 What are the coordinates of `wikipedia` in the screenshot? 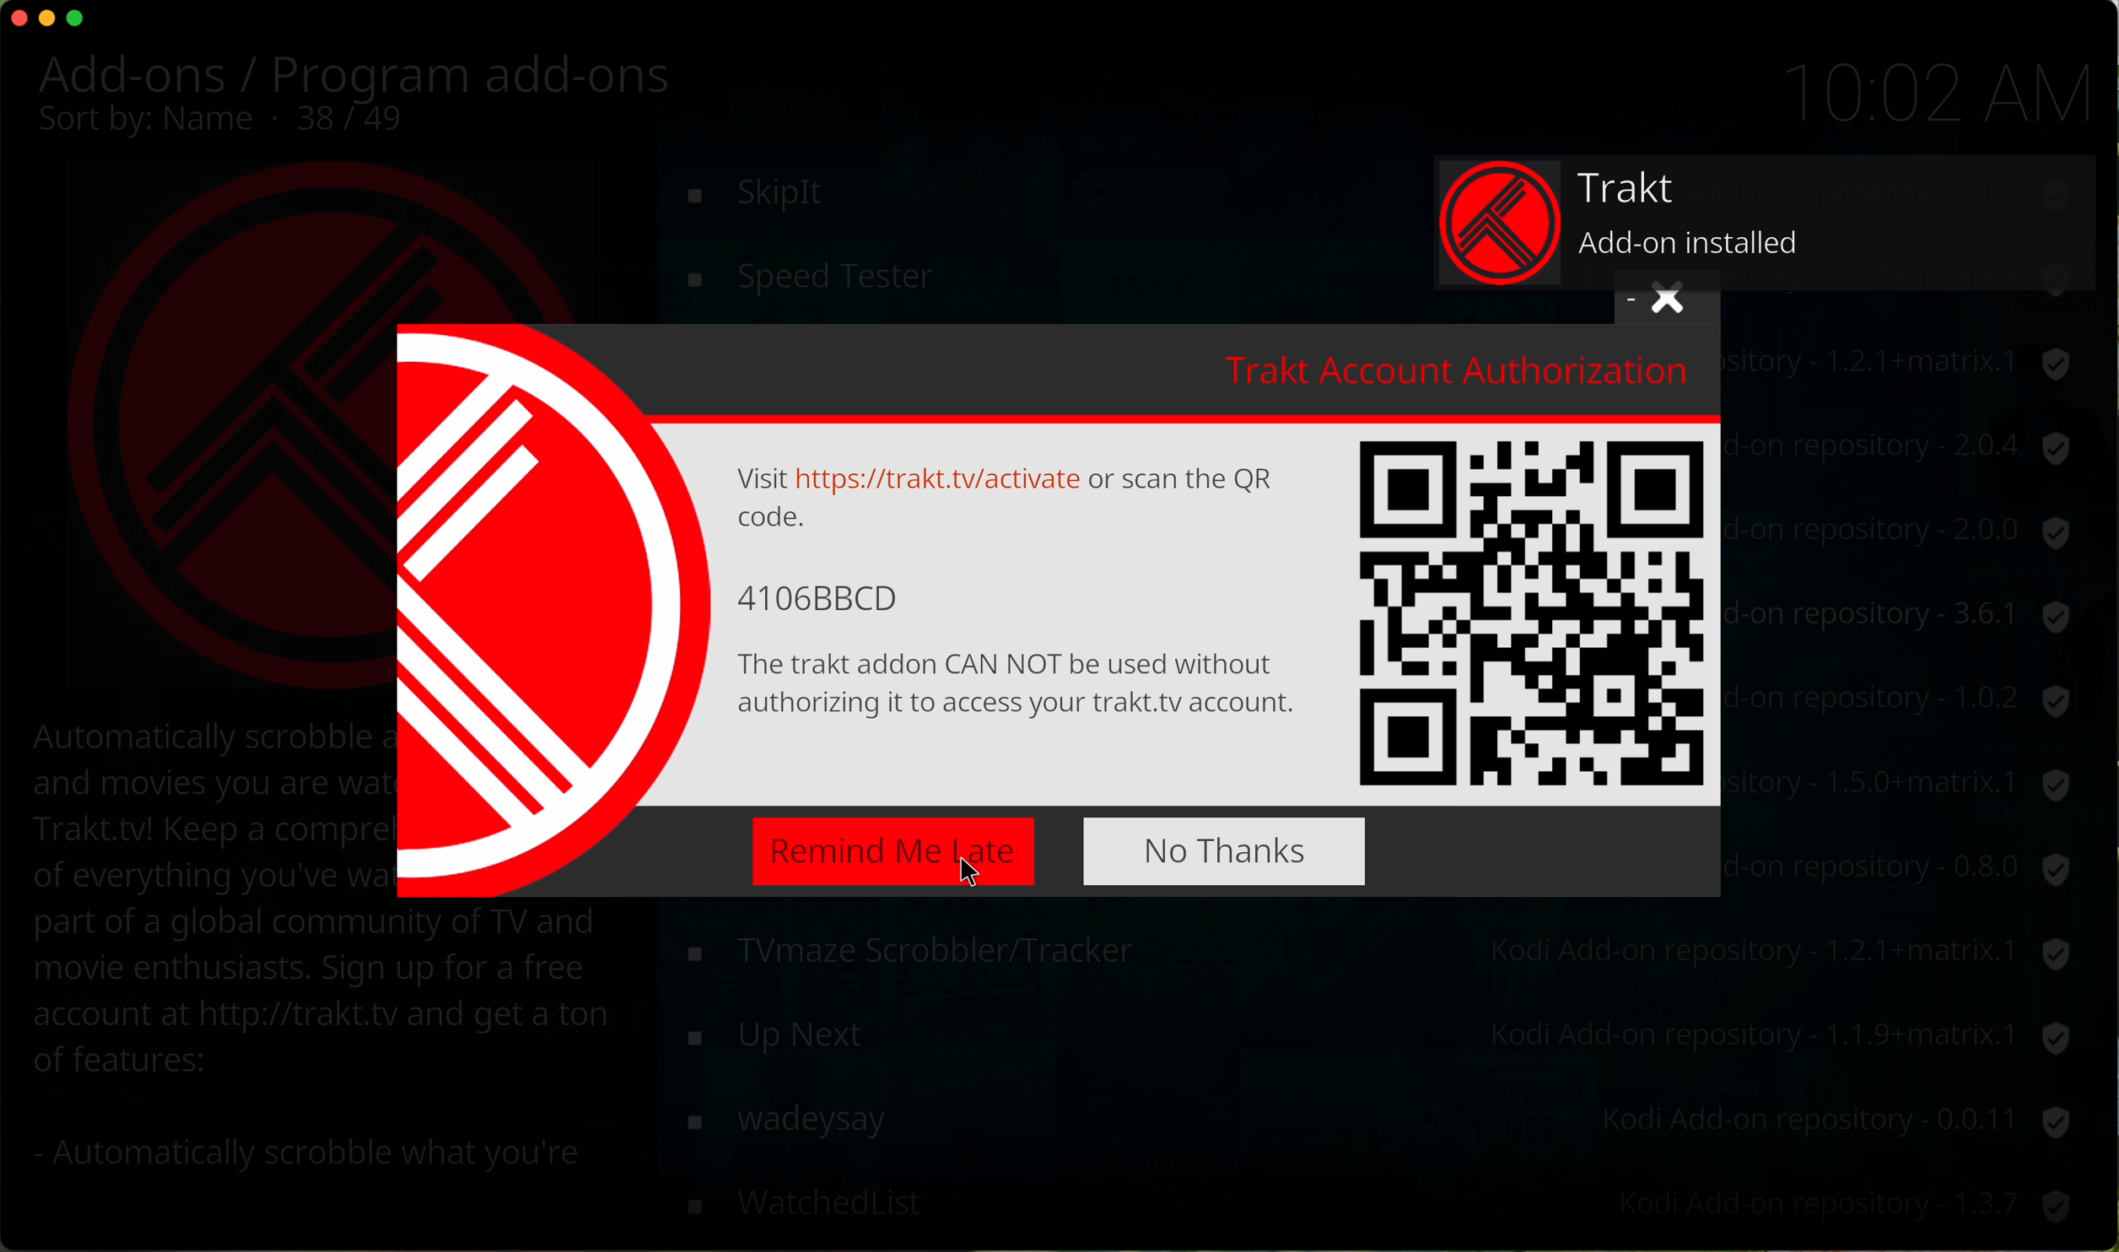 It's located at (1374, 1119).